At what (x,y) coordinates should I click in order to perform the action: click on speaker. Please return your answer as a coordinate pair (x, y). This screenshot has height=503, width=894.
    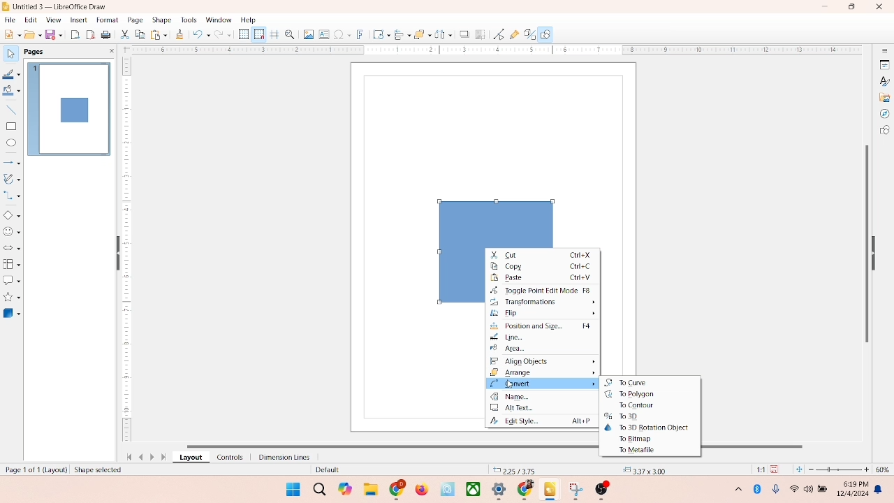
    Looking at the image, I should click on (810, 489).